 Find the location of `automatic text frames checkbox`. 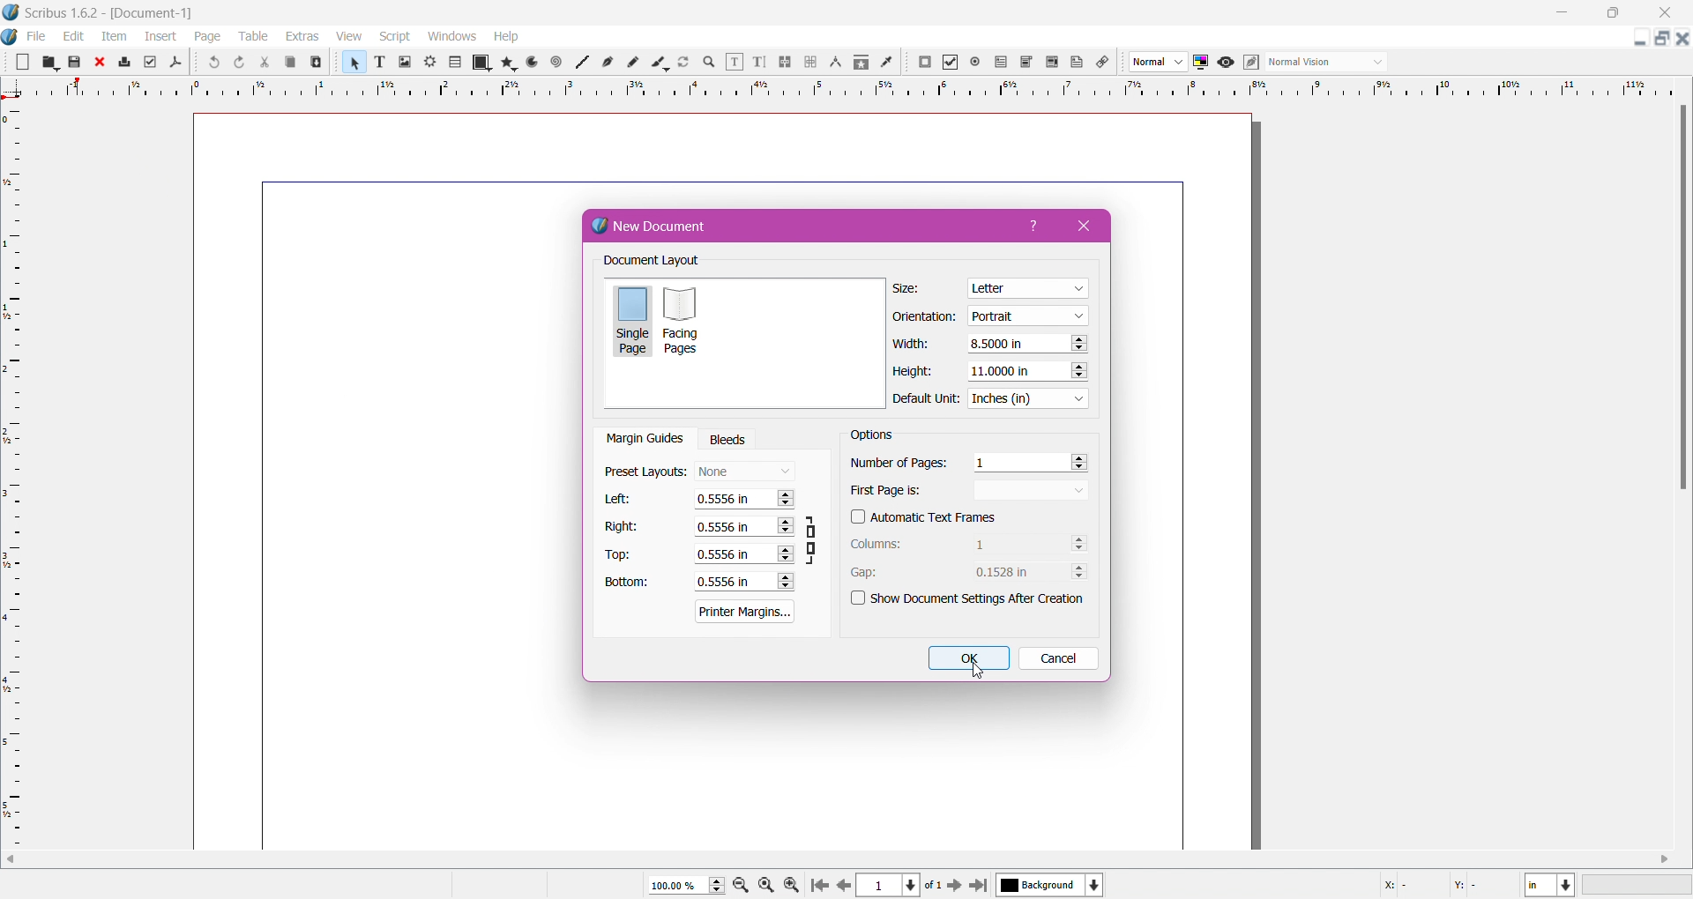

automatic text frames checkbox is located at coordinates (939, 517).